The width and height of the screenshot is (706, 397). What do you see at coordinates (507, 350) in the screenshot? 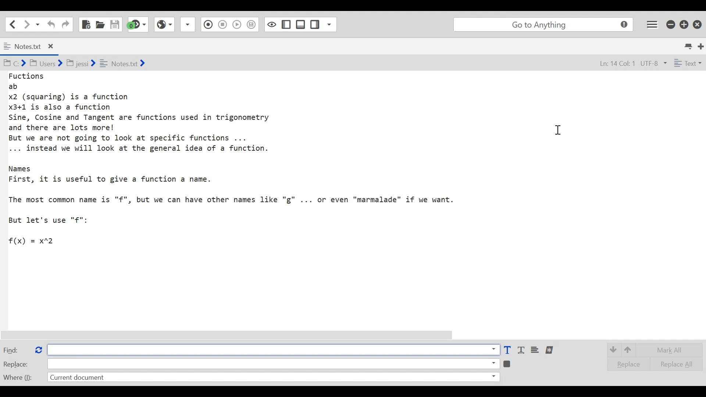
I see `match case` at bounding box center [507, 350].